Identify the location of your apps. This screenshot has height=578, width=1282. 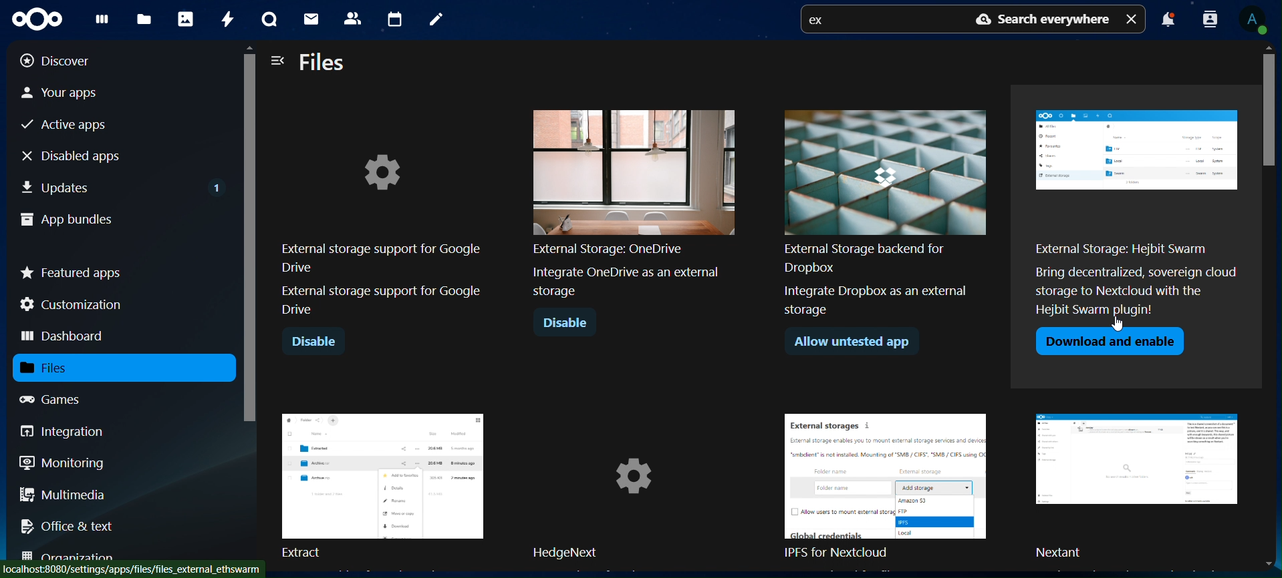
(73, 91).